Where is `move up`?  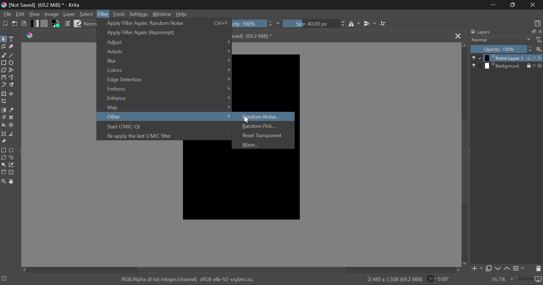 move up is located at coordinates (464, 46).